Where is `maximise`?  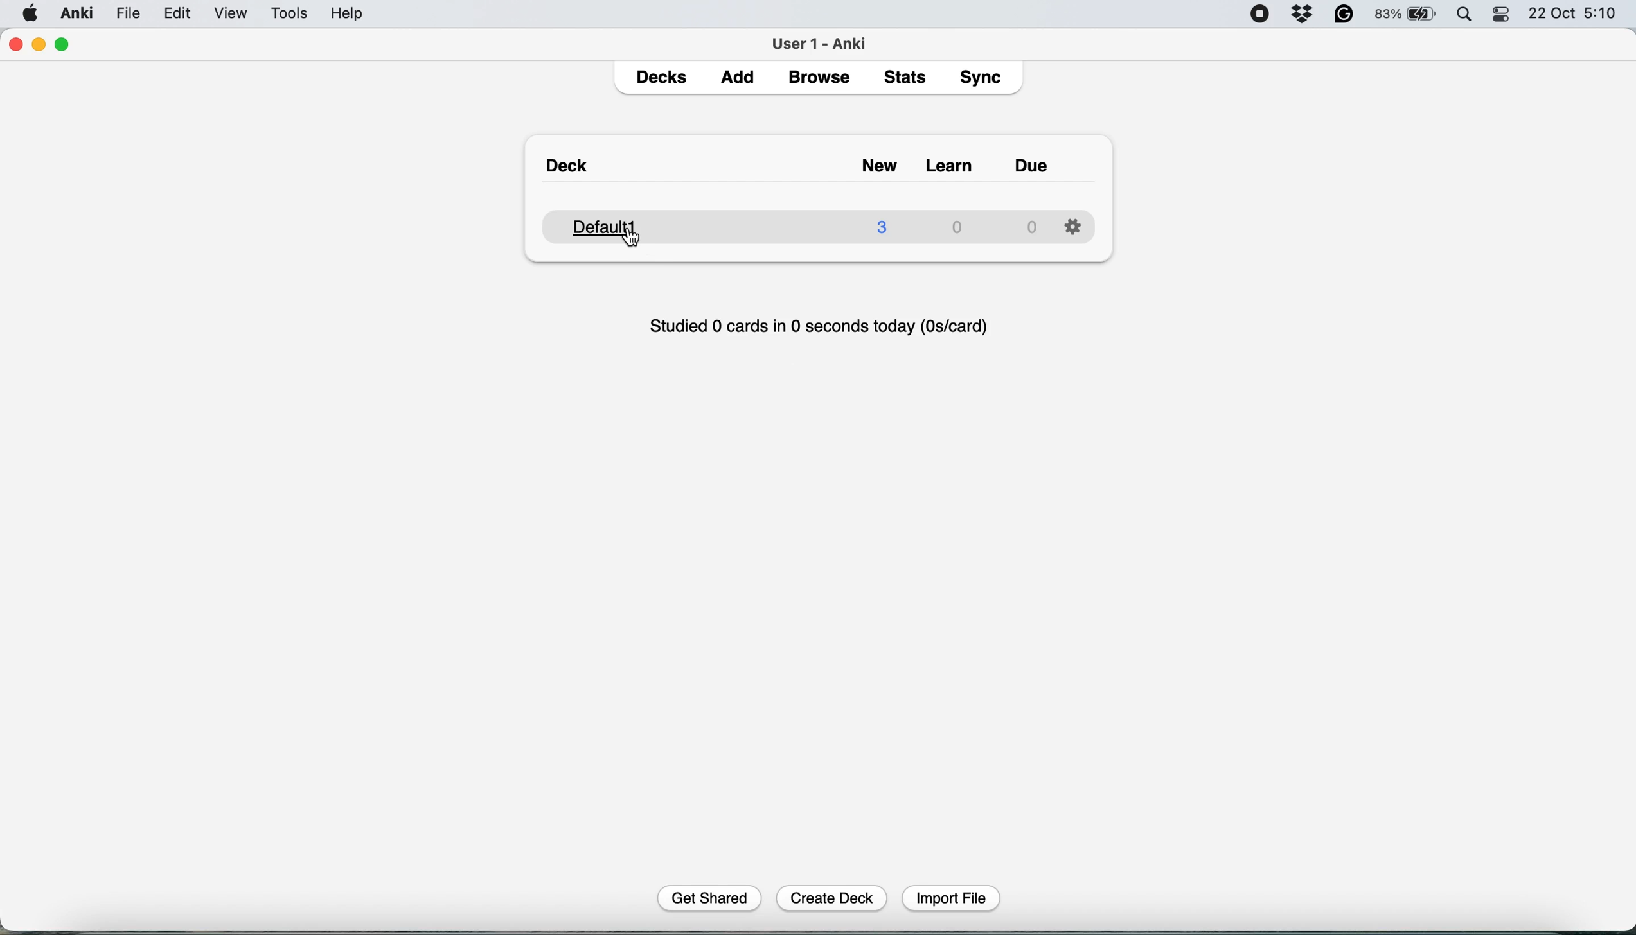
maximise is located at coordinates (63, 45).